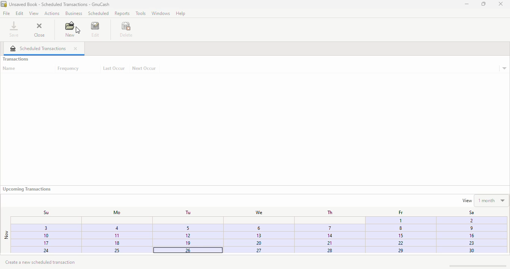 The width and height of the screenshot is (510, 269). I want to click on 30, so click(470, 251).